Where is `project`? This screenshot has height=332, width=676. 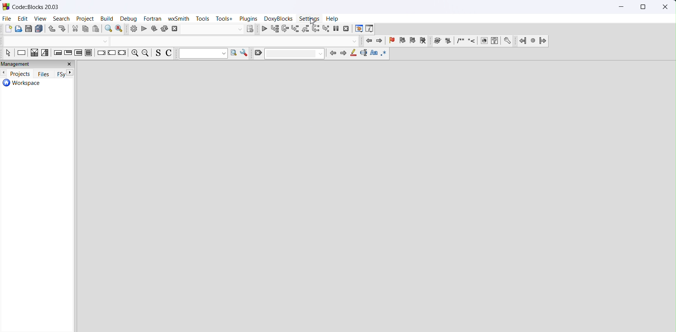
project is located at coordinates (86, 19).